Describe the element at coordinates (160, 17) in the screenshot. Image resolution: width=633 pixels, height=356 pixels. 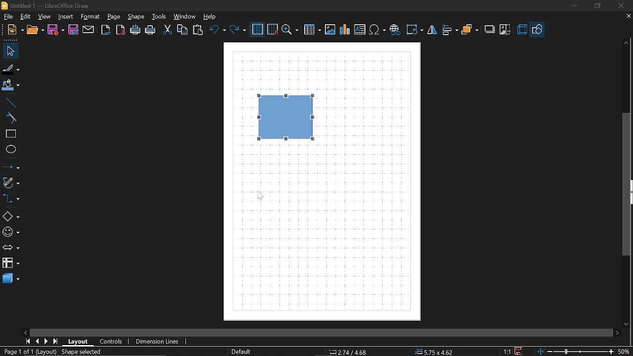
I see `Tools` at that location.